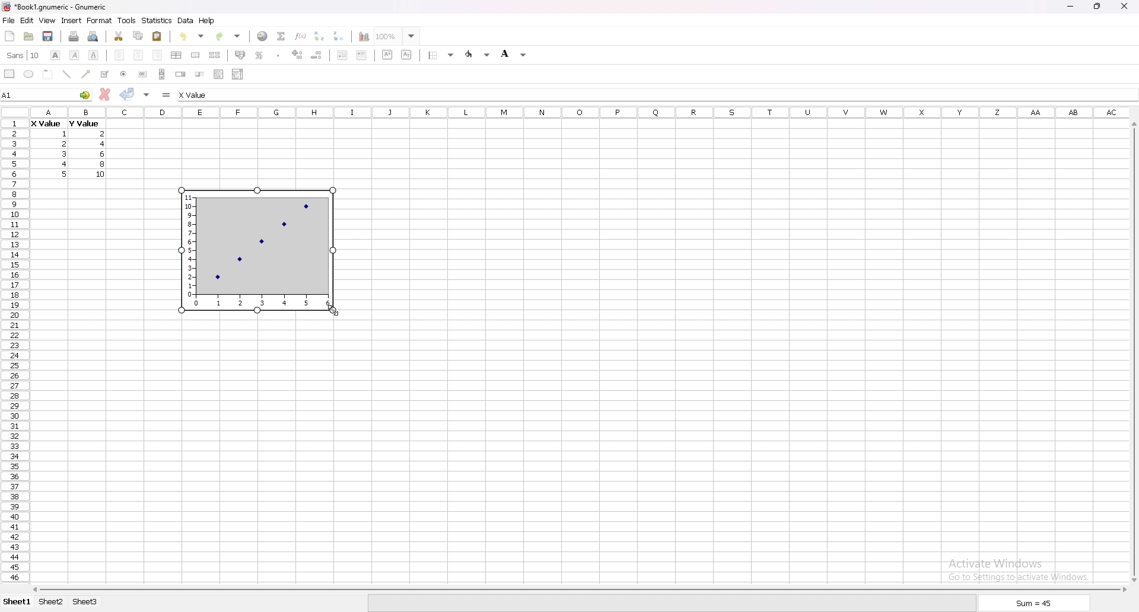 The height and width of the screenshot is (612, 1139). What do you see at coordinates (85, 602) in the screenshot?
I see `sheet 3` at bounding box center [85, 602].